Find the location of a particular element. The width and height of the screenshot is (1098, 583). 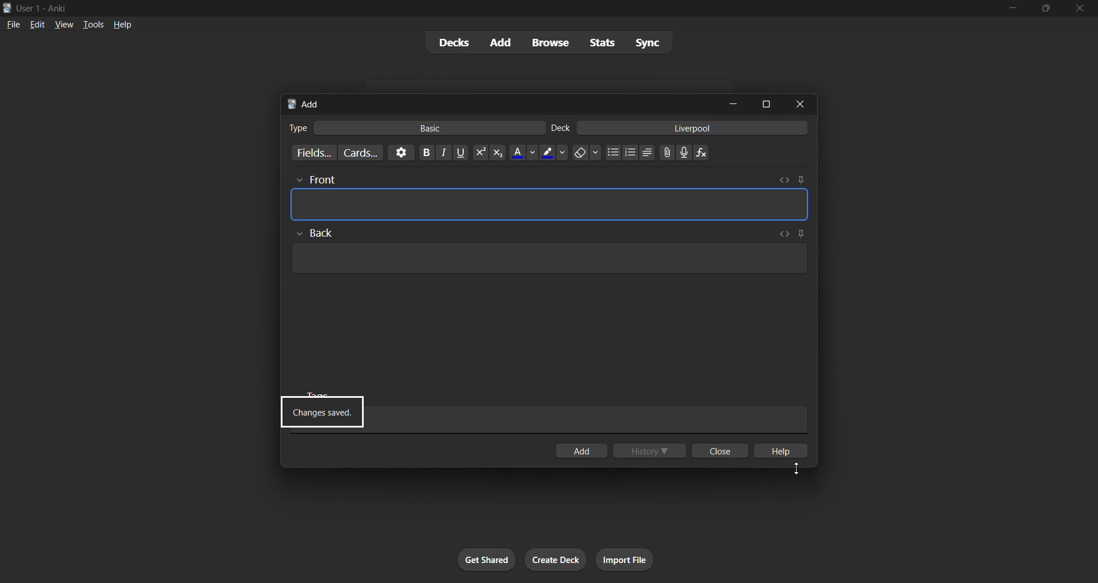

font field is located at coordinates (551, 205).